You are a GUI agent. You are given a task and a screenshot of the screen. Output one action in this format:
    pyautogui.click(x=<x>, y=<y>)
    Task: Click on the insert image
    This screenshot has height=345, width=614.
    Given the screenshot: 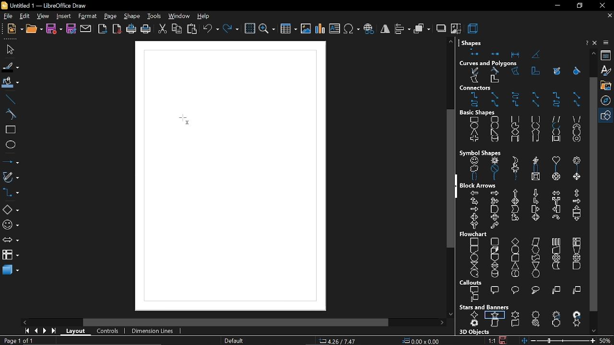 What is the action you would take?
    pyautogui.click(x=306, y=29)
    